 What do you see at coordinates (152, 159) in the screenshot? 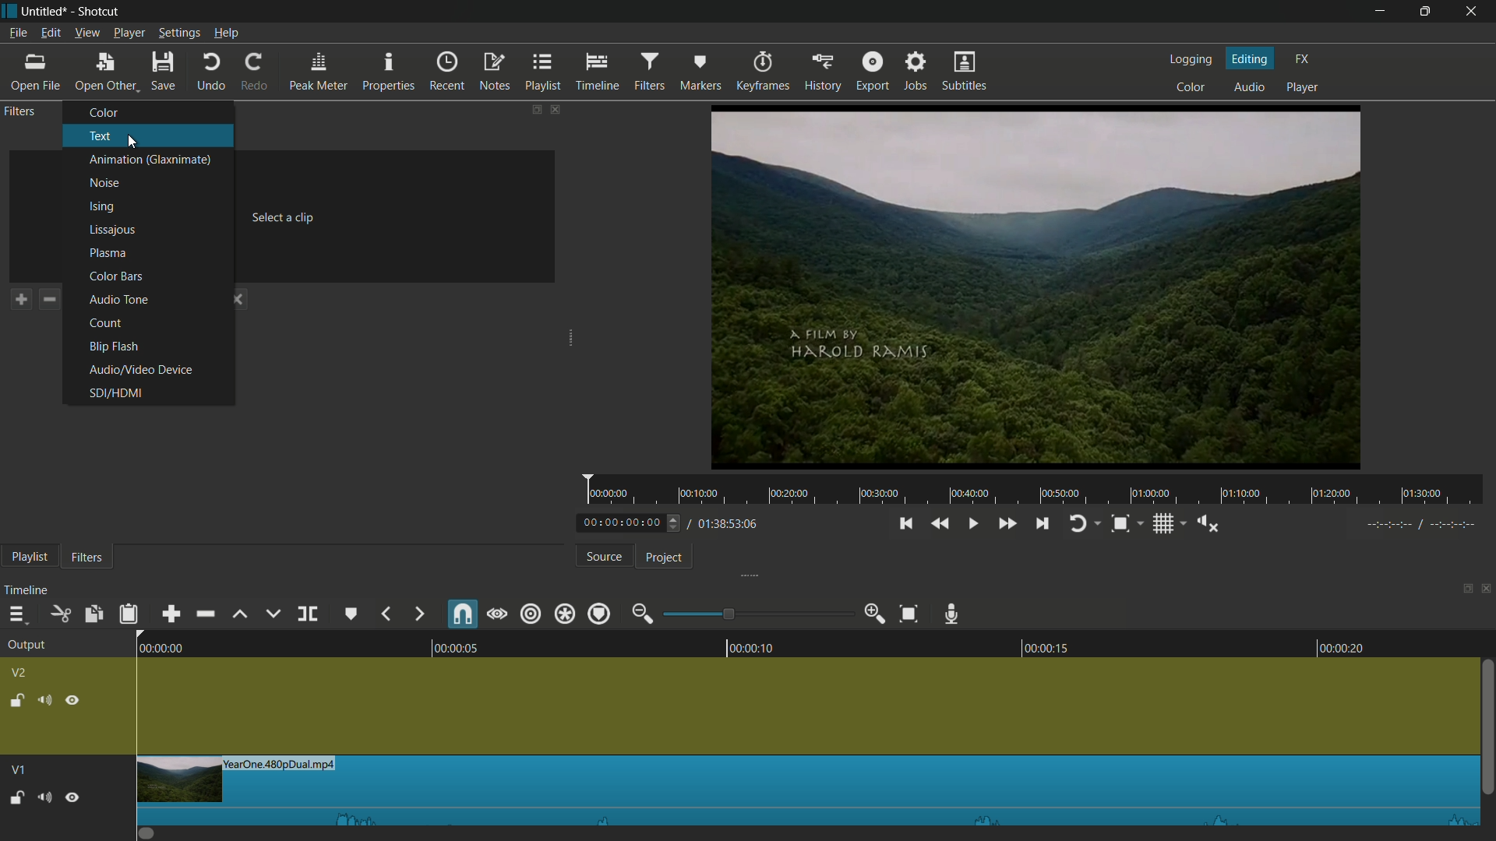
I see `Animation (Glaxnimate)` at bounding box center [152, 159].